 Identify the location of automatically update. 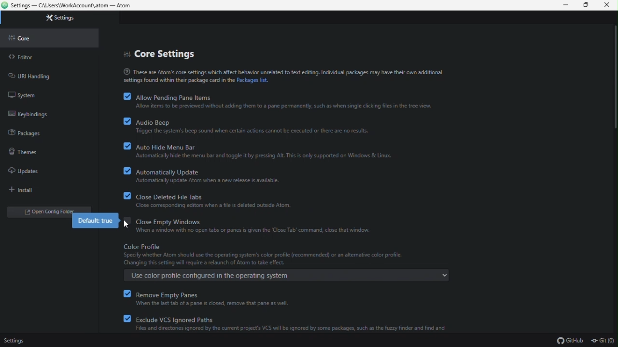
(210, 175).